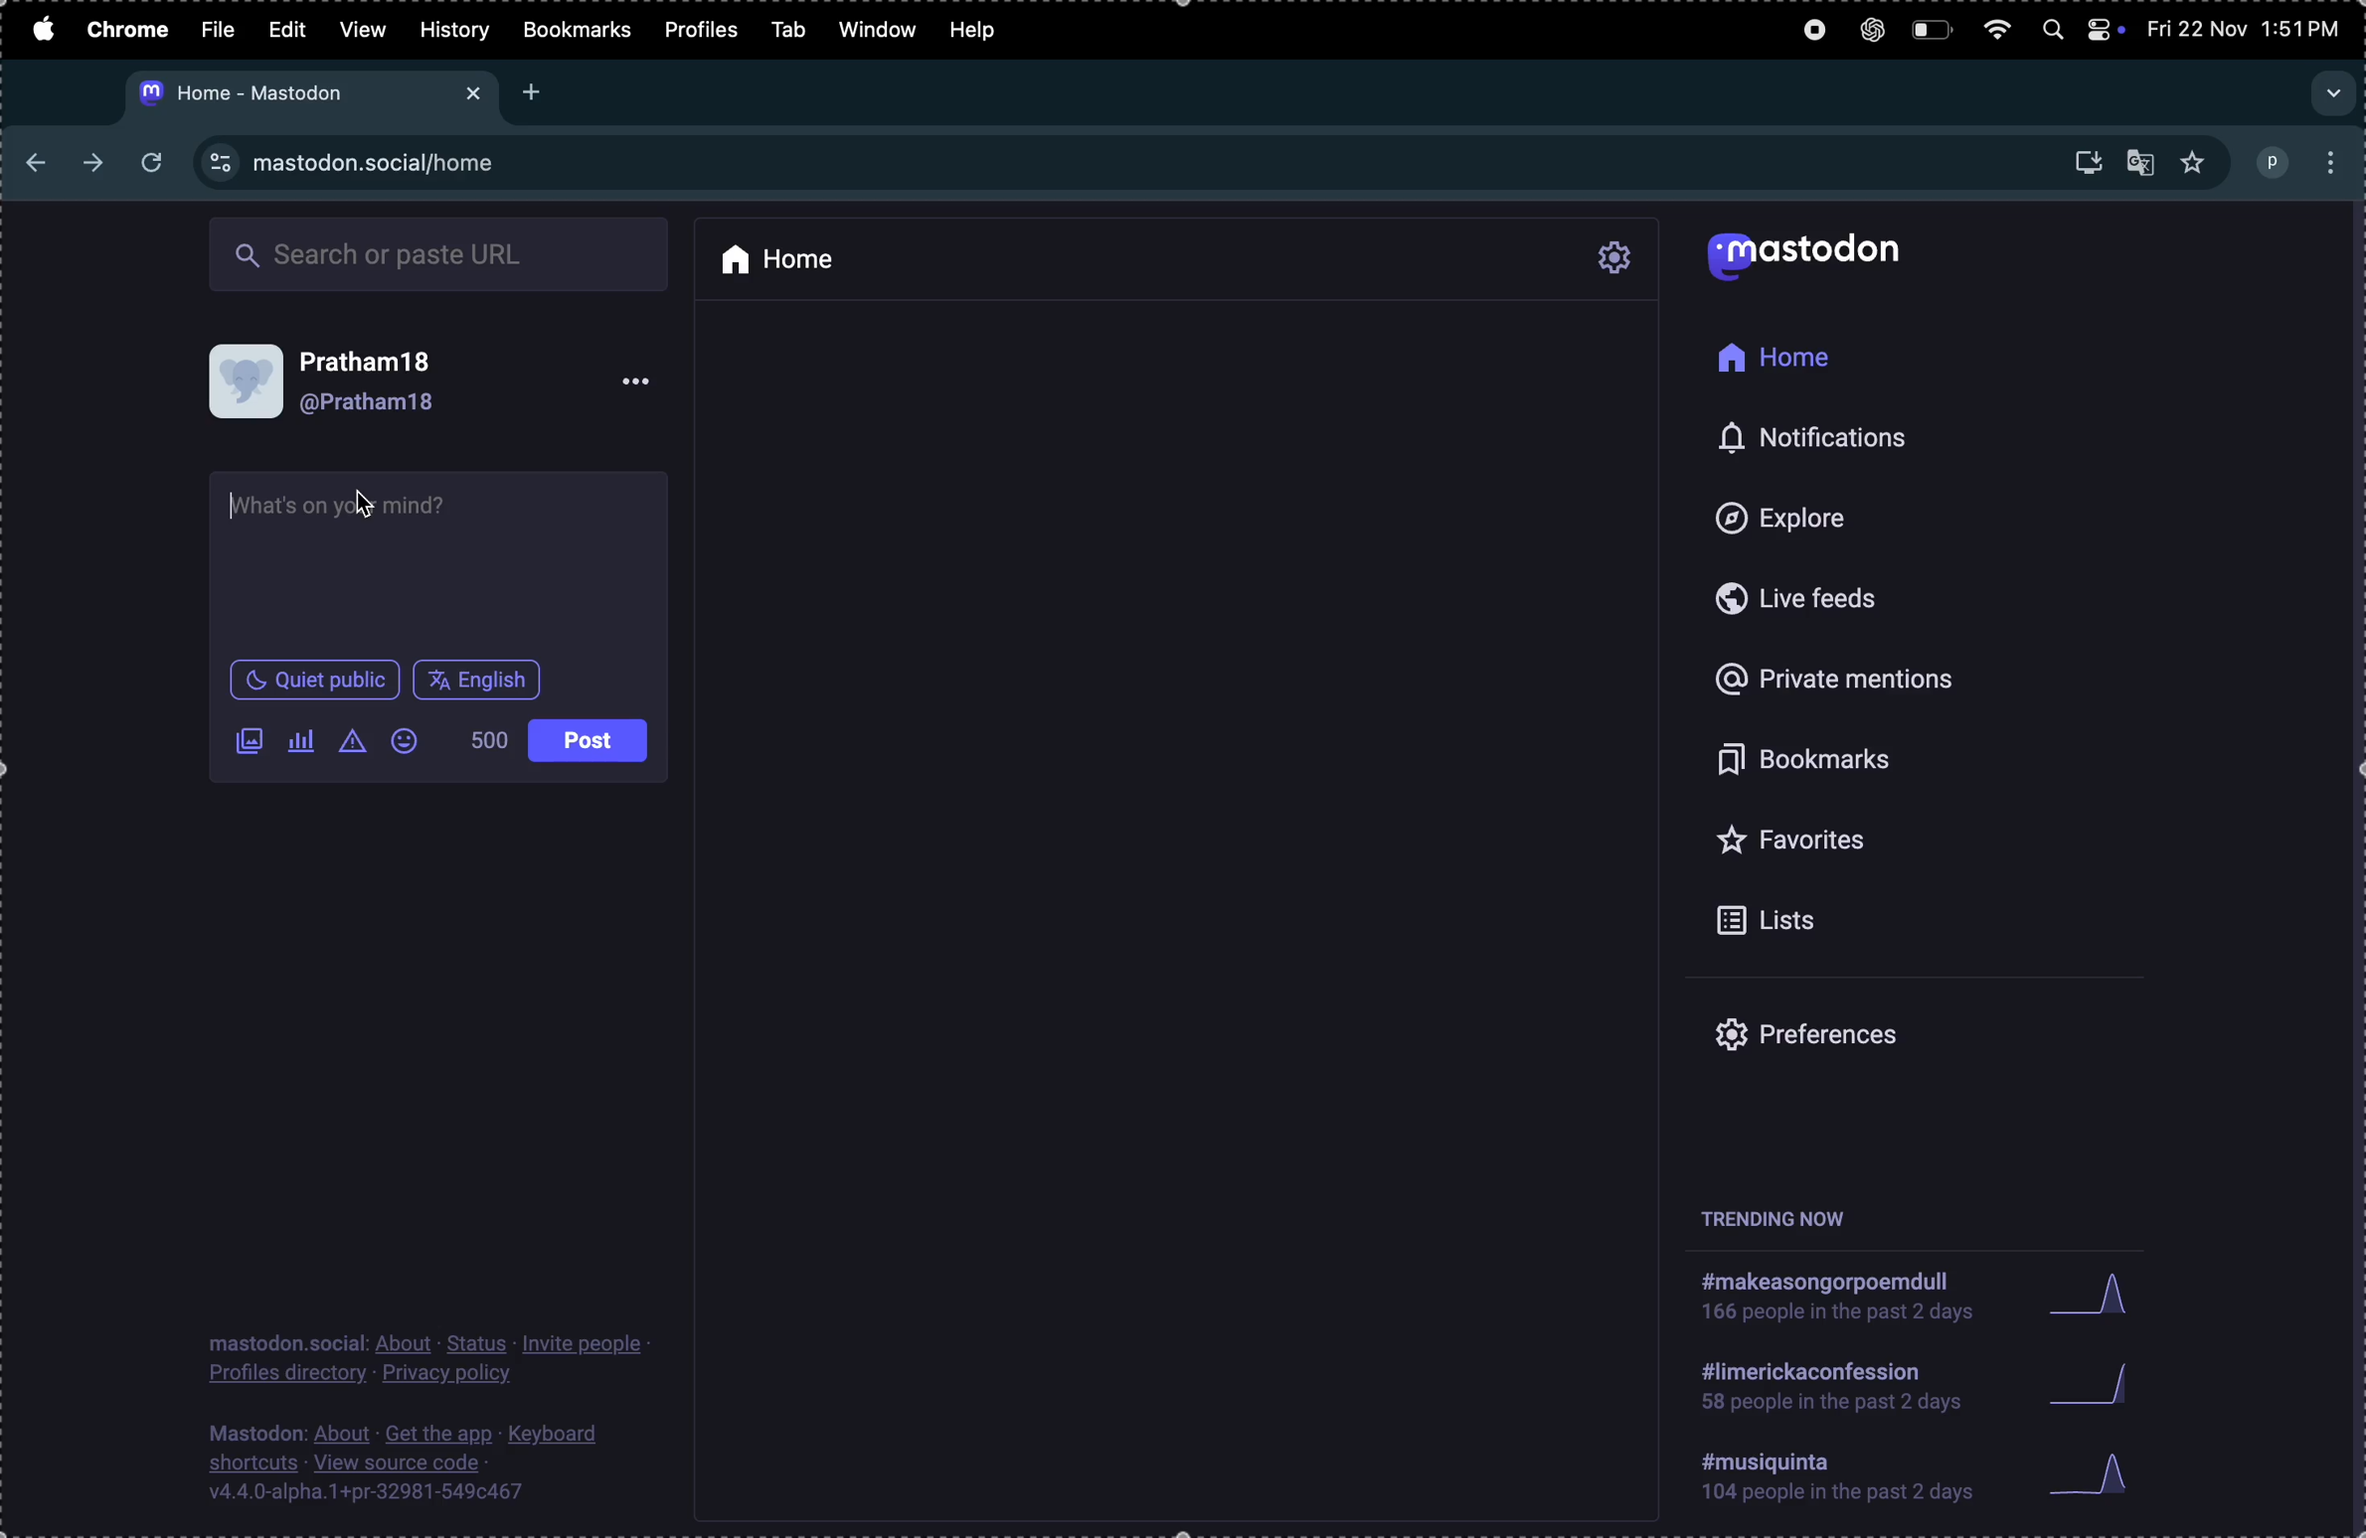 Image resolution: width=2366 pixels, height=1538 pixels. What do you see at coordinates (2052, 29) in the screenshot?
I see `spotlight search` at bounding box center [2052, 29].